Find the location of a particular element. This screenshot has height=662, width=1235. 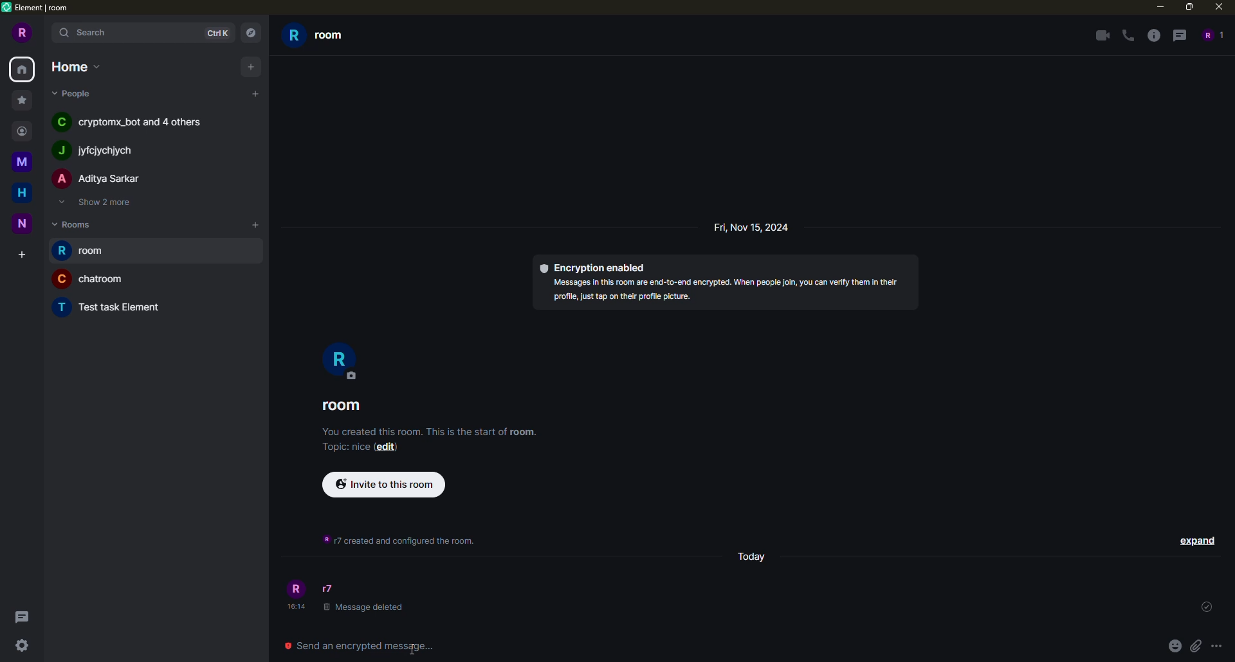

people is located at coordinates (1214, 35).